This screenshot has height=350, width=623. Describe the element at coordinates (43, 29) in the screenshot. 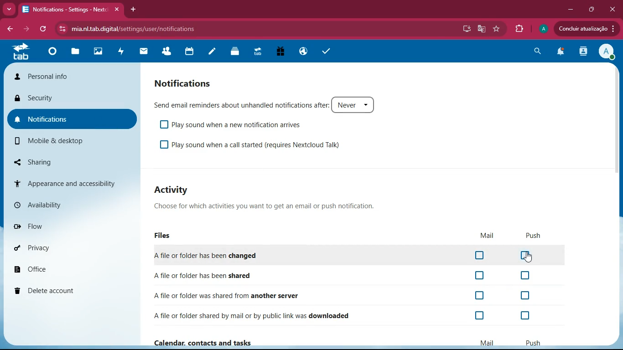

I see `refresh` at that location.